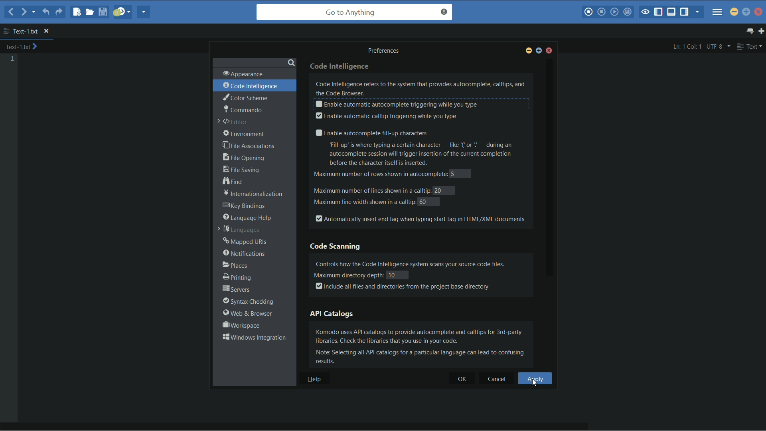  What do you see at coordinates (397, 275) in the screenshot?
I see `10` at bounding box center [397, 275].